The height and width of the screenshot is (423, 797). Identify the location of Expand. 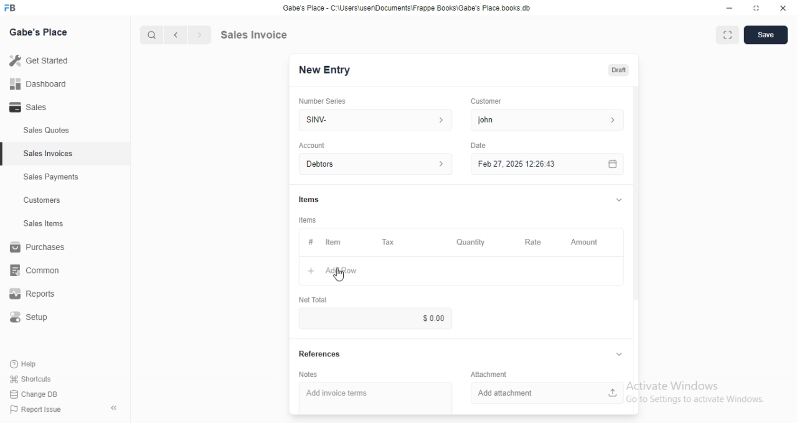
(727, 35).